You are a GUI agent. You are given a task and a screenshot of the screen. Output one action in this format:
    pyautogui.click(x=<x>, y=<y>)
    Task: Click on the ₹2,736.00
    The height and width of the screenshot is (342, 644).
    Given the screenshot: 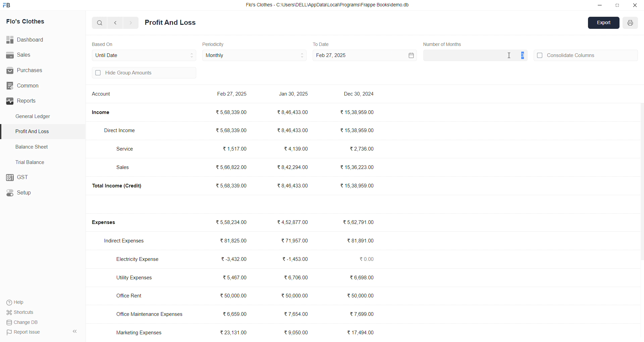 What is the action you would take?
    pyautogui.click(x=363, y=149)
    